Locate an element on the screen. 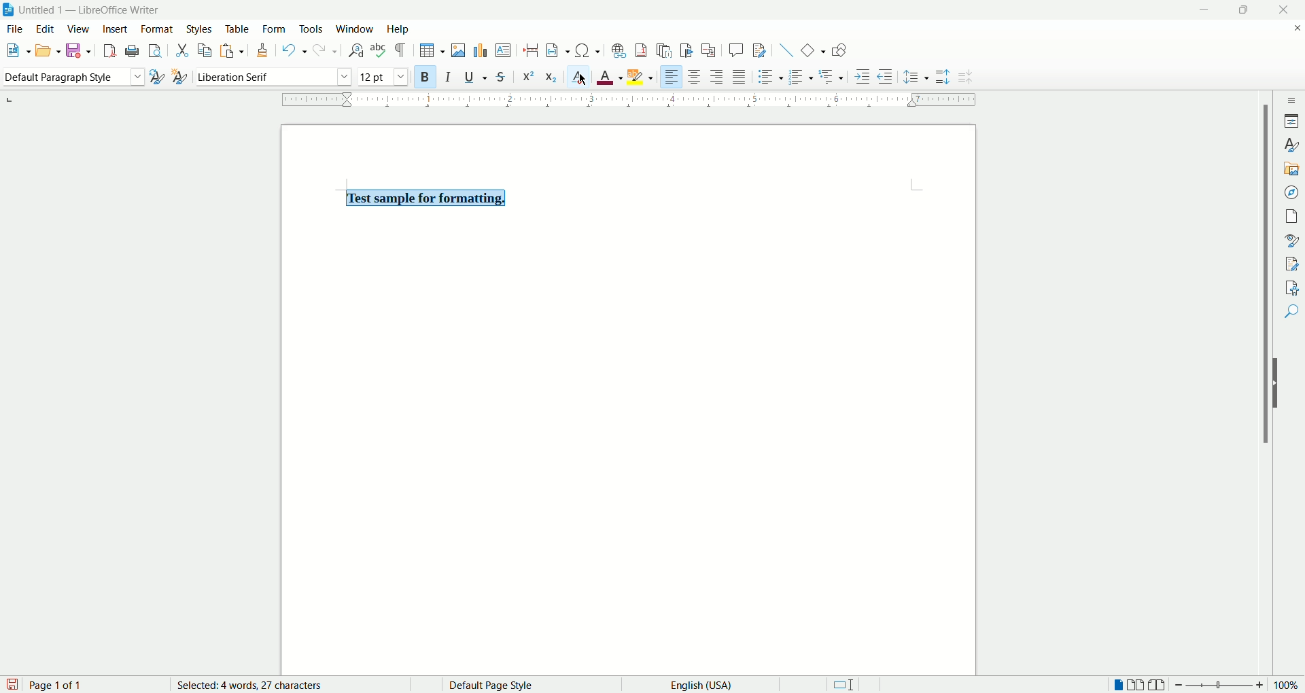 Image resolution: width=1305 pixels, height=693 pixels. maximize is located at coordinates (1242, 10).